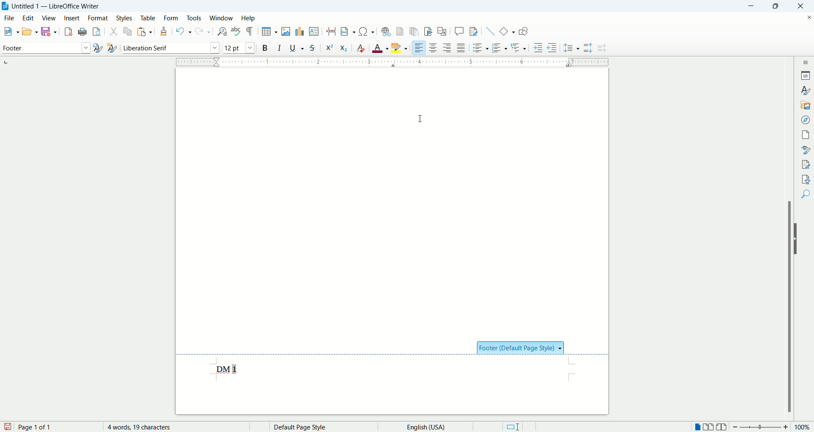 The image size is (814, 432). I want to click on increase indent, so click(538, 47).